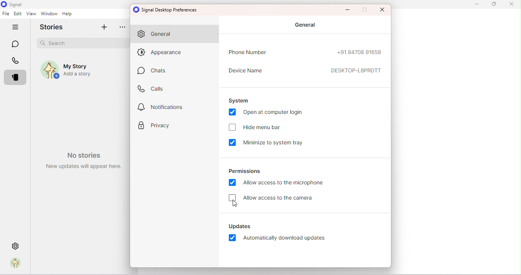 The height and width of the screenshot is (275, 521). What do you see at coordinates (243, 225) in the screenshot?
I see `Updates` at bounding box center [243, 225].